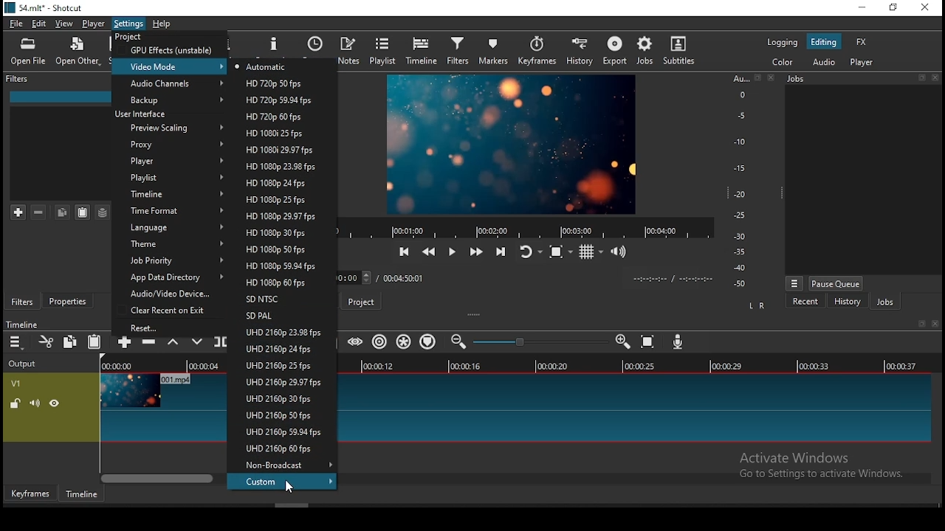 Image resolution: width=945 pixels, height=531 pixels. What do you see at coordinates (19, 79) in the screenshot?
I see `Filter` at bounding box center [19, 79].